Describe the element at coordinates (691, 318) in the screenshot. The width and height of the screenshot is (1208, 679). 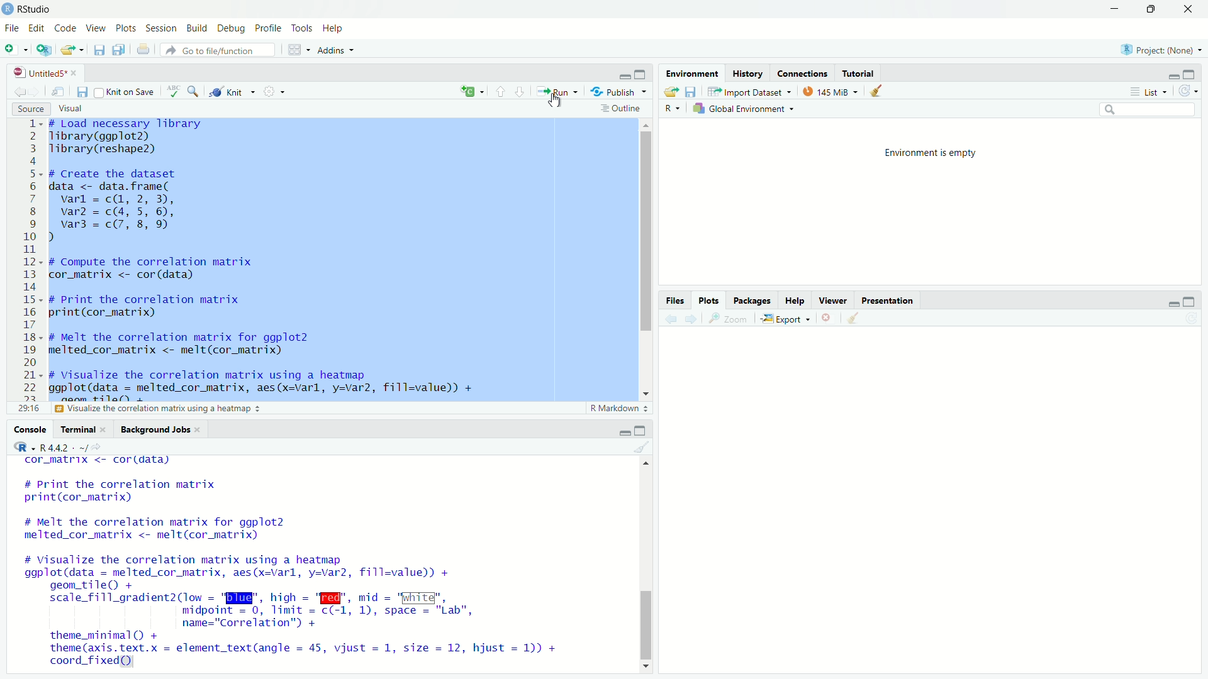
I see `next plot` at that location.